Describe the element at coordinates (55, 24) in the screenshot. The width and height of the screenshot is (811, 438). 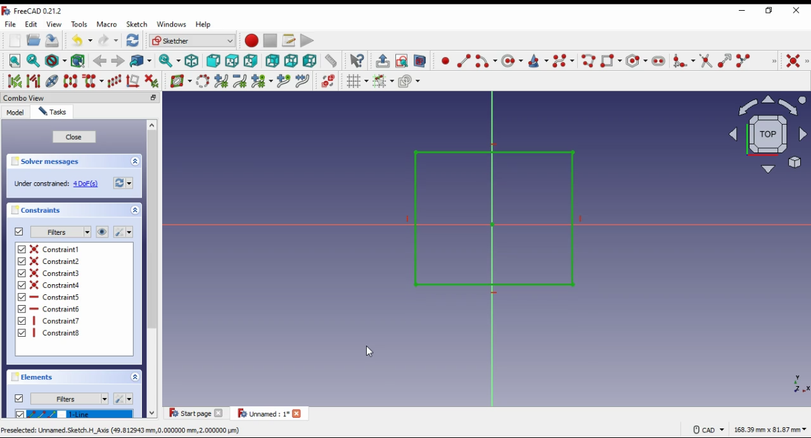
I see `view` at that location.